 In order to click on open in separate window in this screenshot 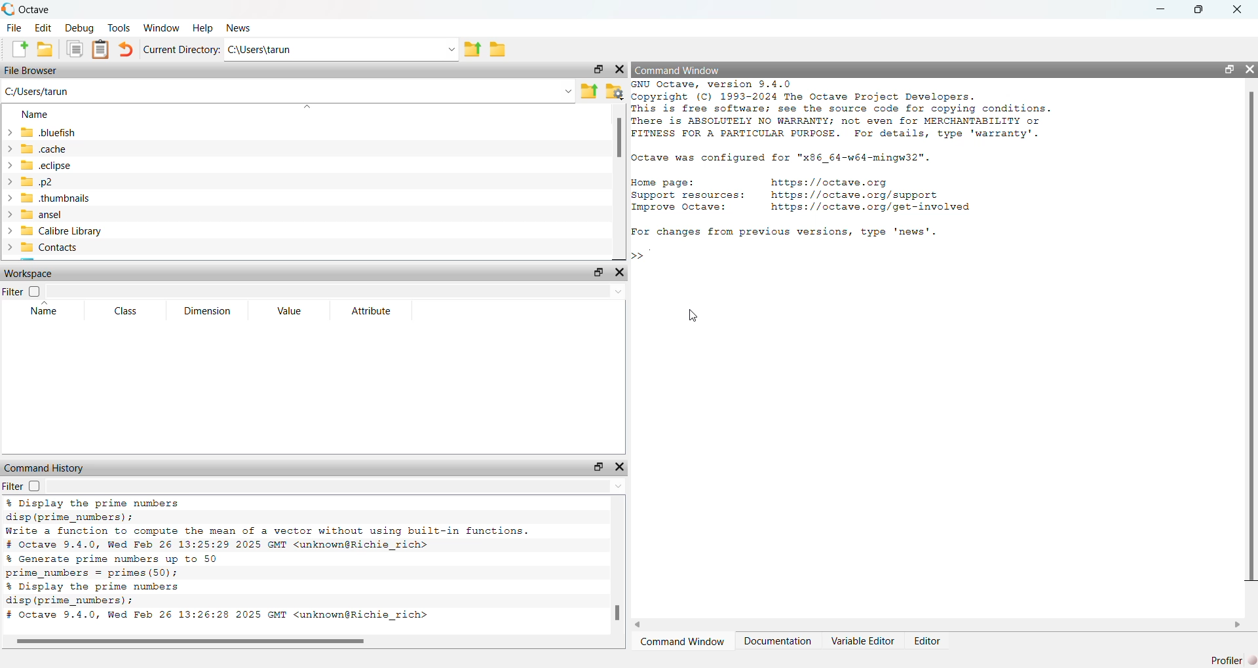, I will do `click(1230, 70)`.